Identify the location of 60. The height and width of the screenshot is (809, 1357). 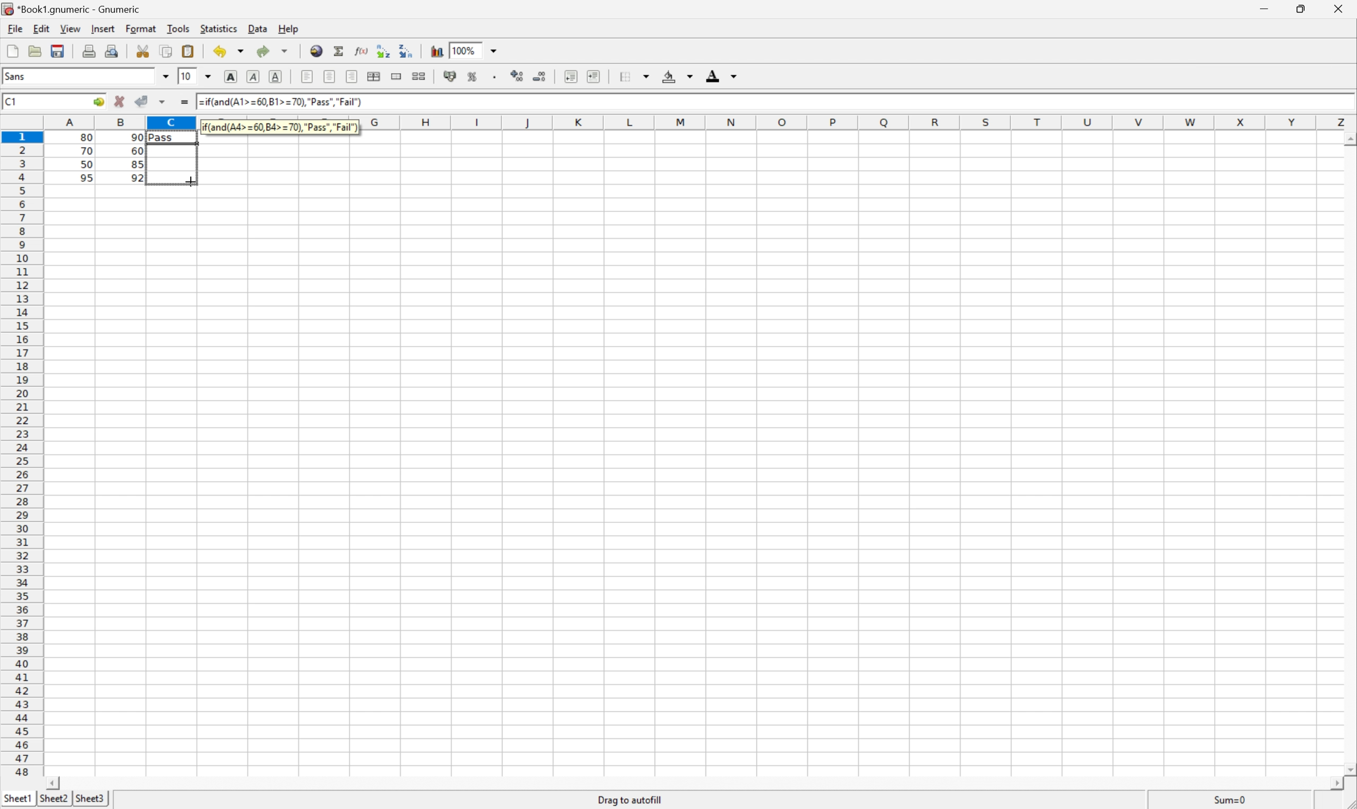
(137, 150).